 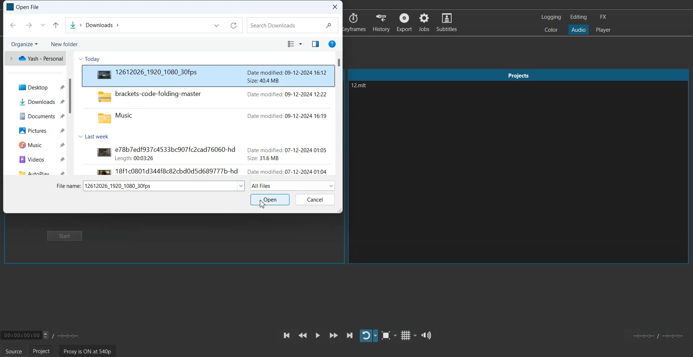 I want to click on Cancel, so click(x=315, y=200).